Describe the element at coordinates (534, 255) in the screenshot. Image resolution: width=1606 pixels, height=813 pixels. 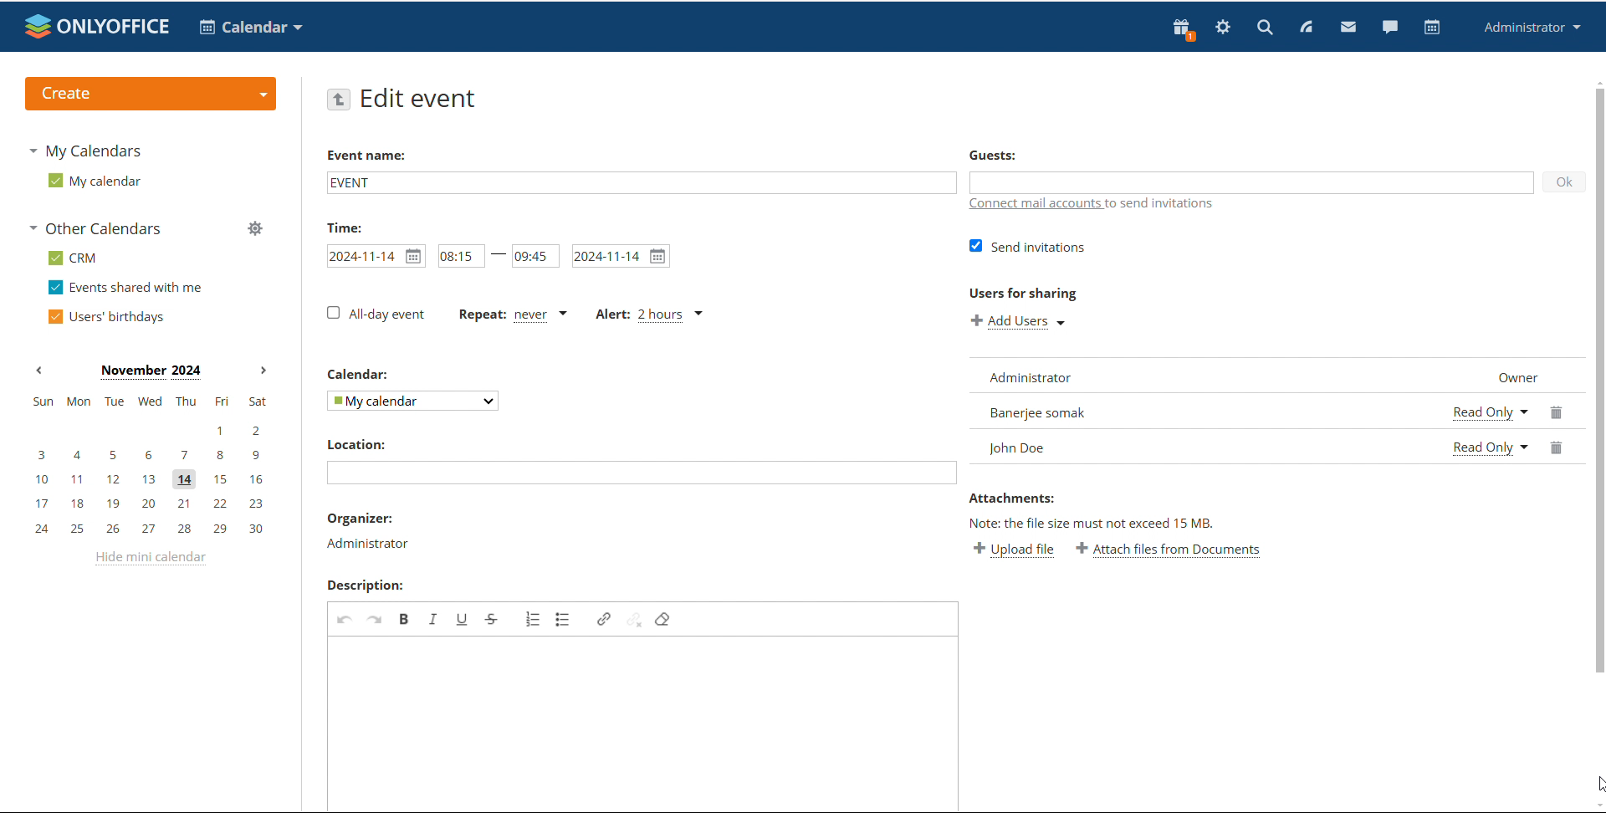
I see `set end time` at that location.